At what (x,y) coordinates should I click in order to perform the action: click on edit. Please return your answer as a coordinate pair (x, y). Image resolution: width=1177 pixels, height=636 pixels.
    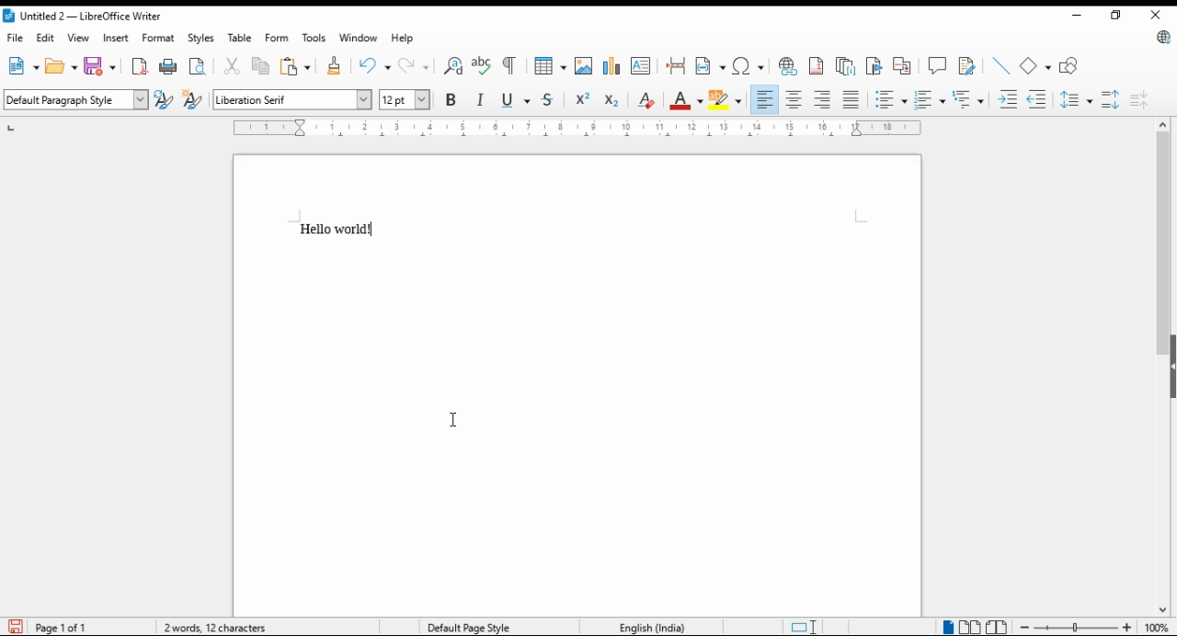
    Looking at the image, I should click on (45, 38).